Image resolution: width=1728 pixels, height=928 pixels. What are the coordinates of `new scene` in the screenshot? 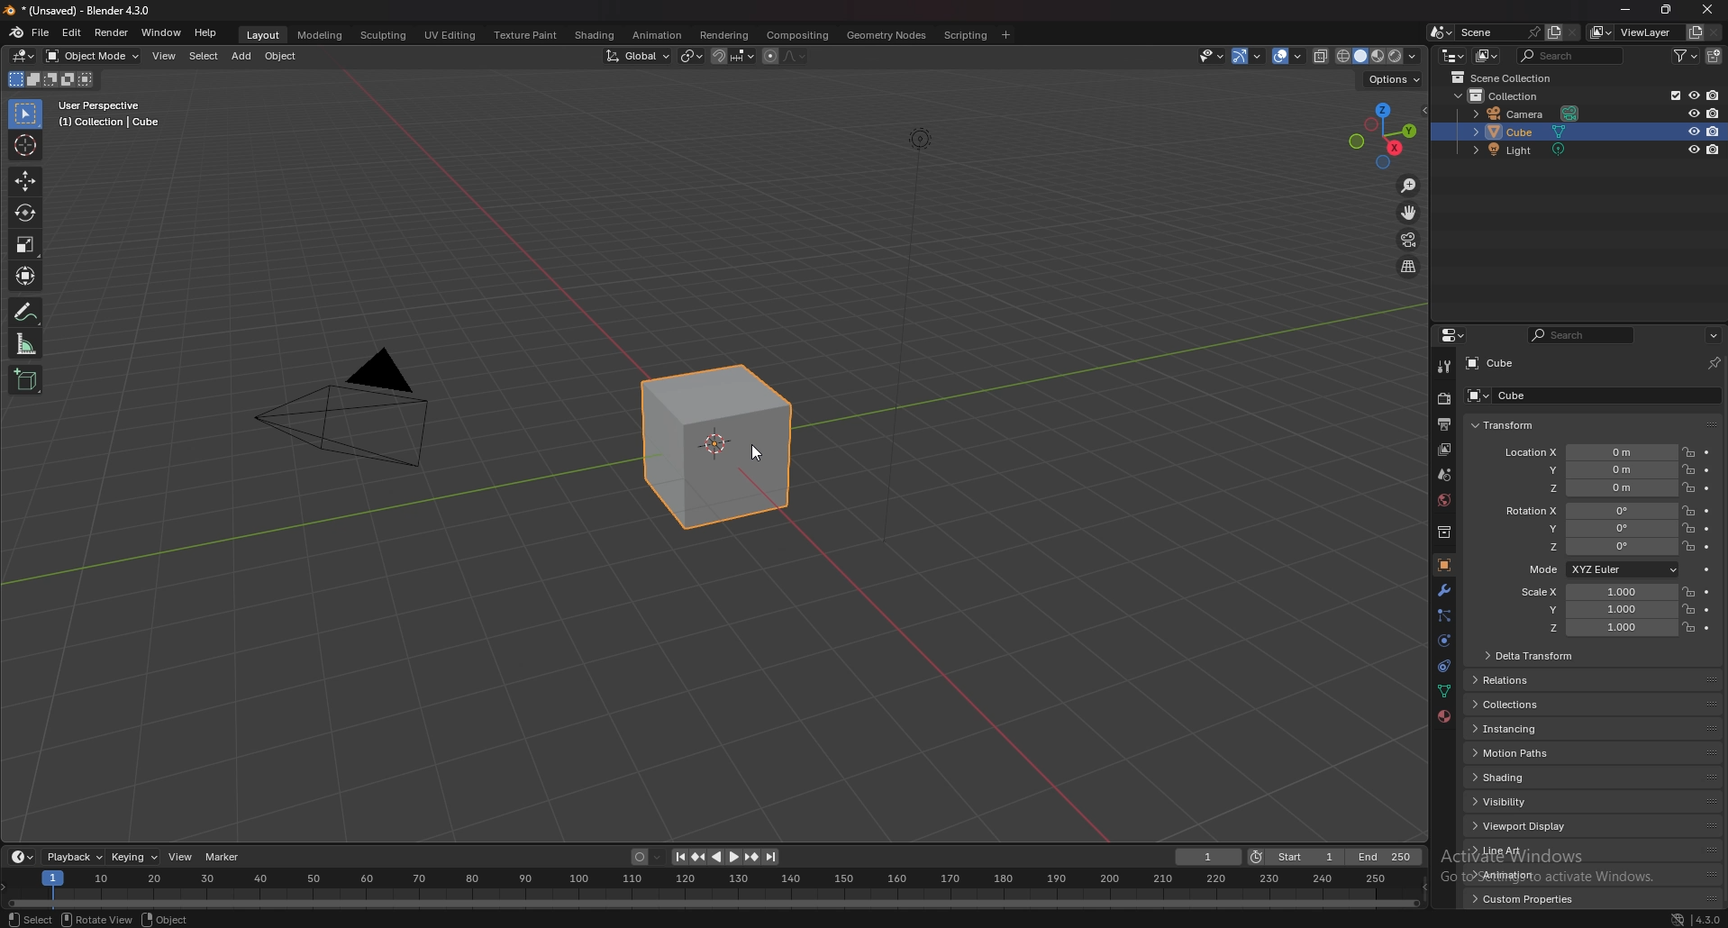 It's located at (1554, 32).